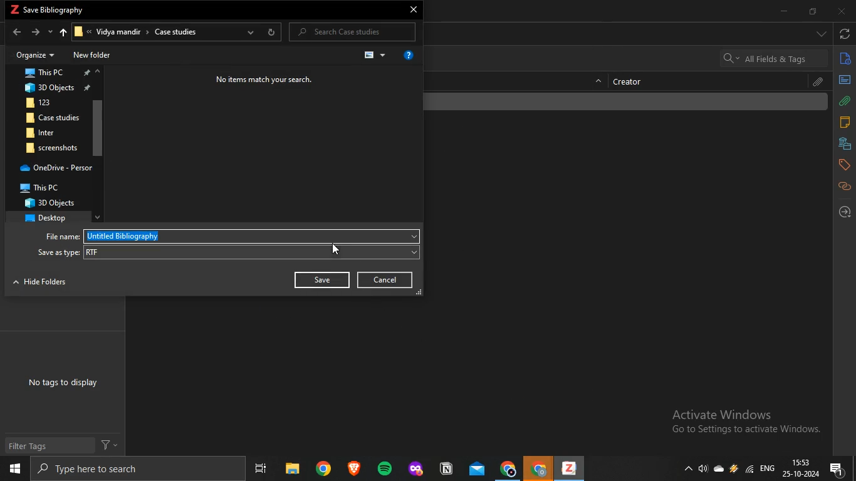 This screenshot has height=481, width=856. What do you see at coordinates (845, 122) in the screenshot?
I see `notes` at bounding box center [845, 122].